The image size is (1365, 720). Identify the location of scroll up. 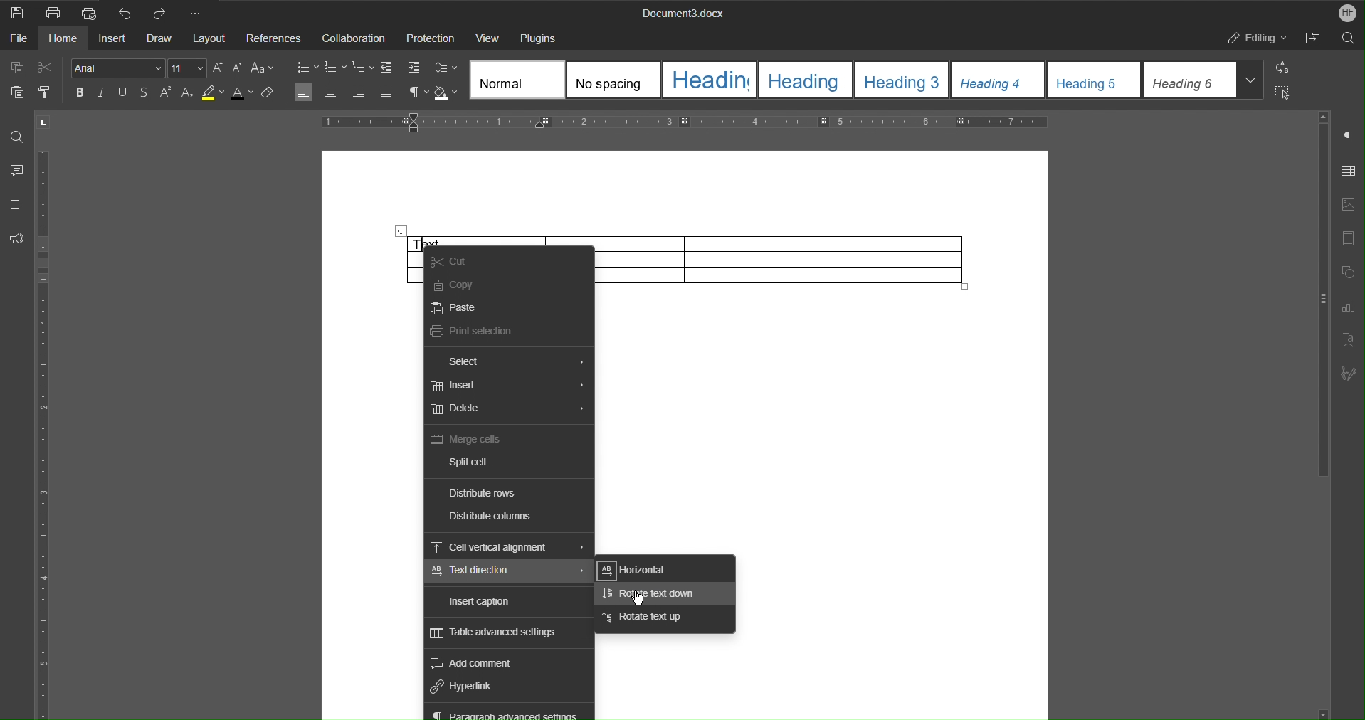
(1323, 117).